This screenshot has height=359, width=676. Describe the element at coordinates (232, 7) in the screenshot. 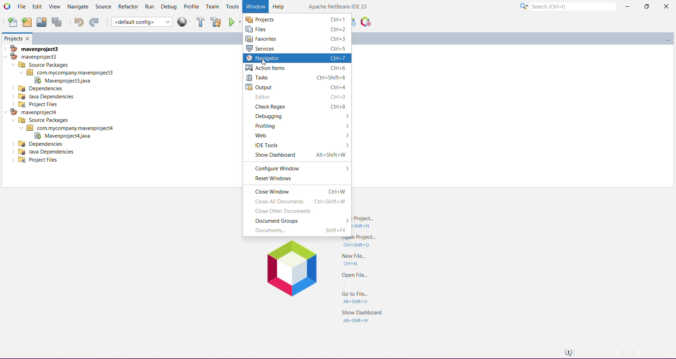

I see `Tools` at that location.